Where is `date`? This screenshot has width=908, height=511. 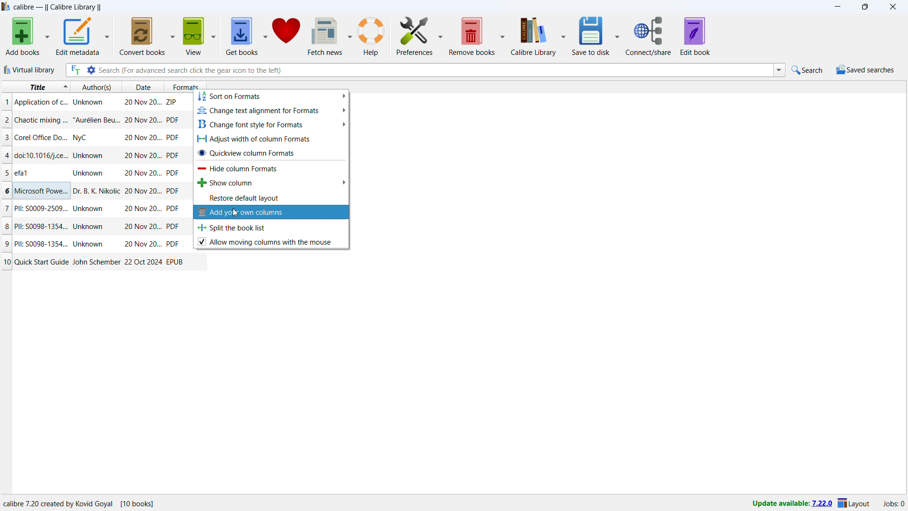 date is located at coordinates (143, 245).